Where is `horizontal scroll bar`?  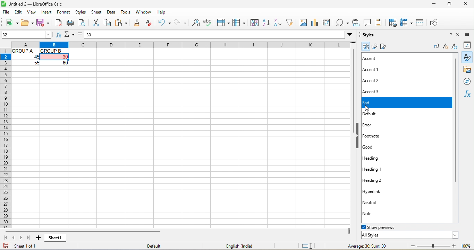 horizontal scroll bar is located at coordinates (108, 231).